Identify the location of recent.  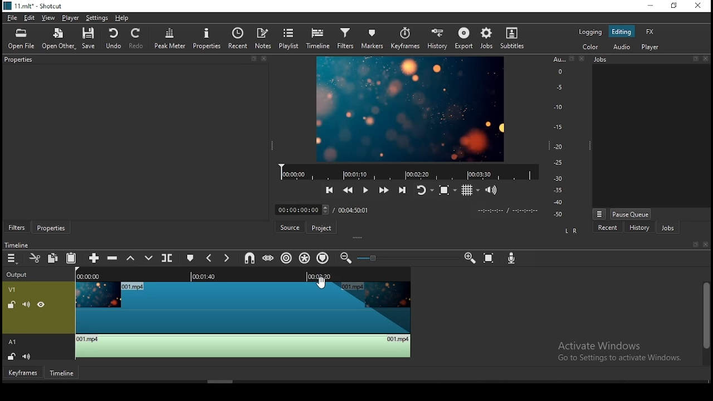
(239, 39).